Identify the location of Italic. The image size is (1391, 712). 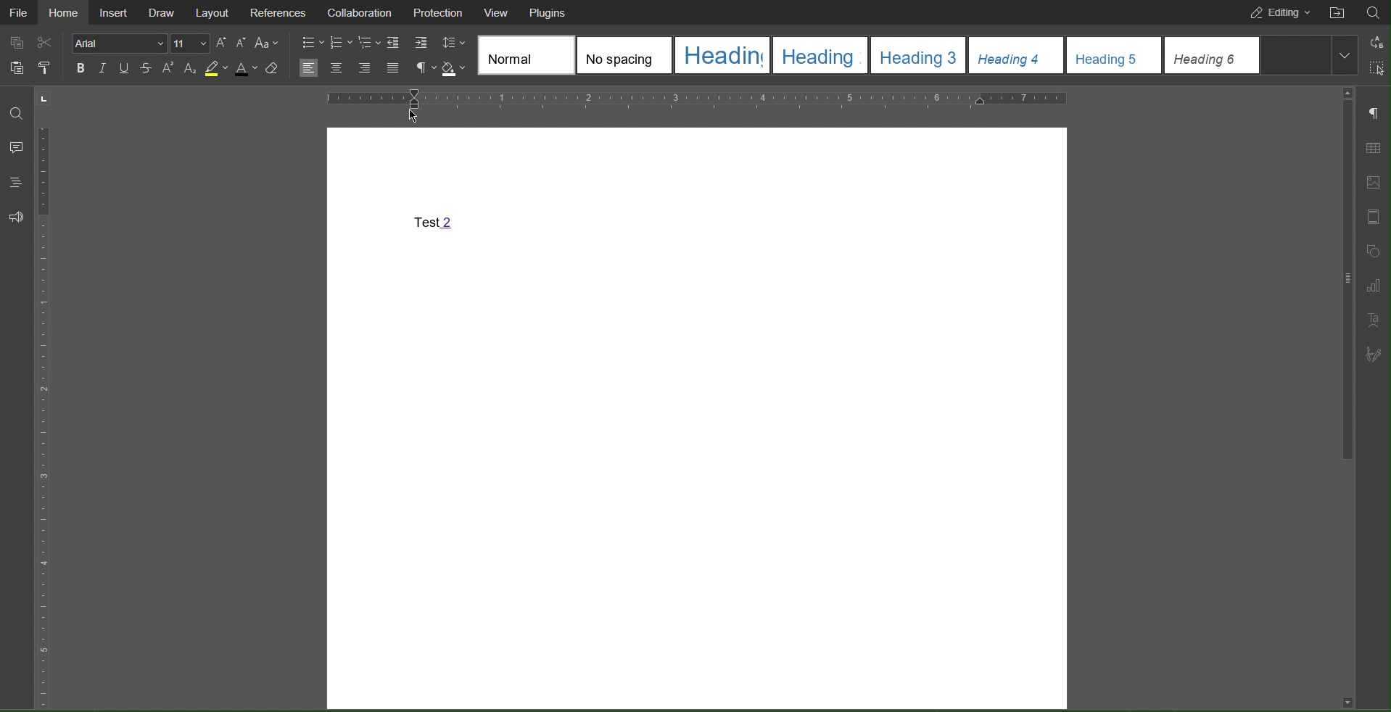
(104, 67).